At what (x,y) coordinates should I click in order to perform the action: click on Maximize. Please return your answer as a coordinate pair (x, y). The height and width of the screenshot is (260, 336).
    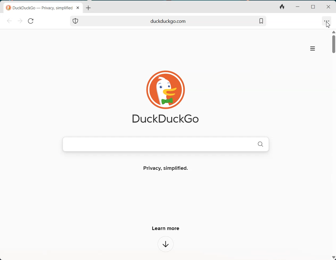
    Looking at the image, I should click on (313, 7).